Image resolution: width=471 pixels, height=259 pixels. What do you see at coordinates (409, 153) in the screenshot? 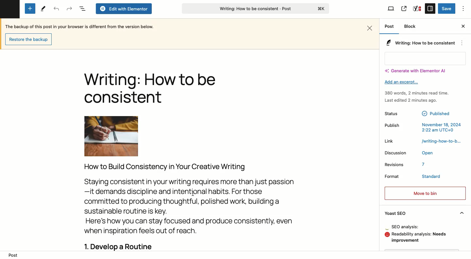
I see `Discussion Open` at bounding box center [409, 153].